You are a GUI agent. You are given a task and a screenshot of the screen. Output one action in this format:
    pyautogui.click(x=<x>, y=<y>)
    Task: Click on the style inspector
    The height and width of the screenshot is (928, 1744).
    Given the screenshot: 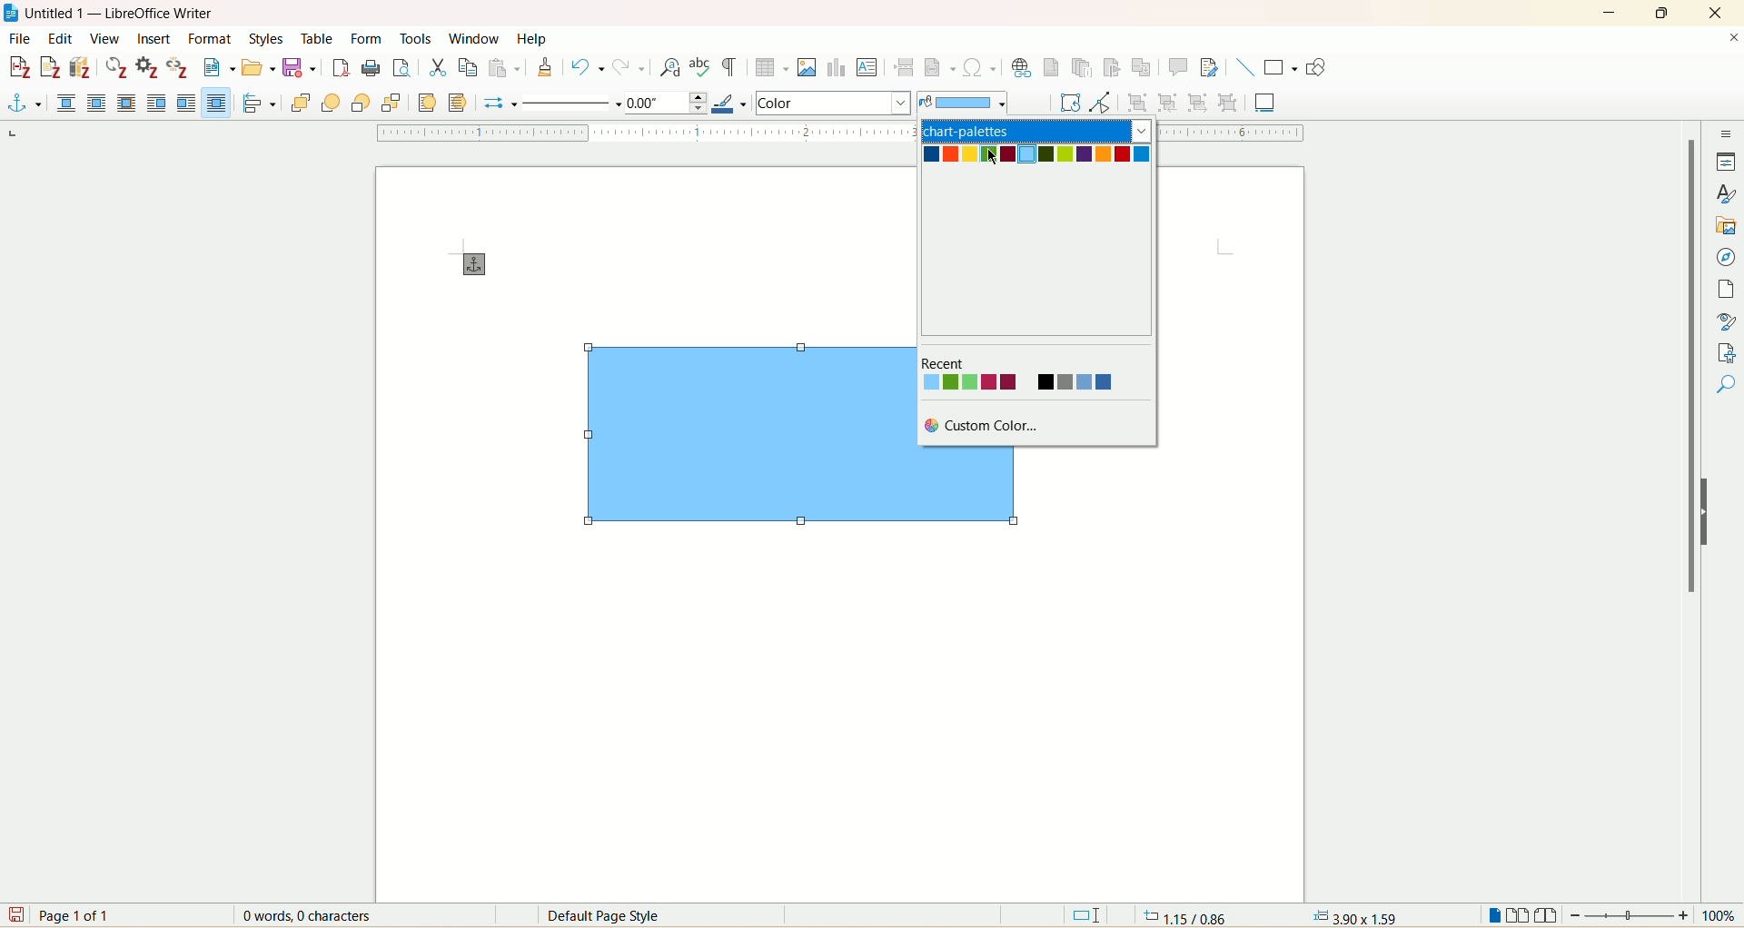 What is the action you would take?
    pyautogui.click(x=1724, y=322)
    